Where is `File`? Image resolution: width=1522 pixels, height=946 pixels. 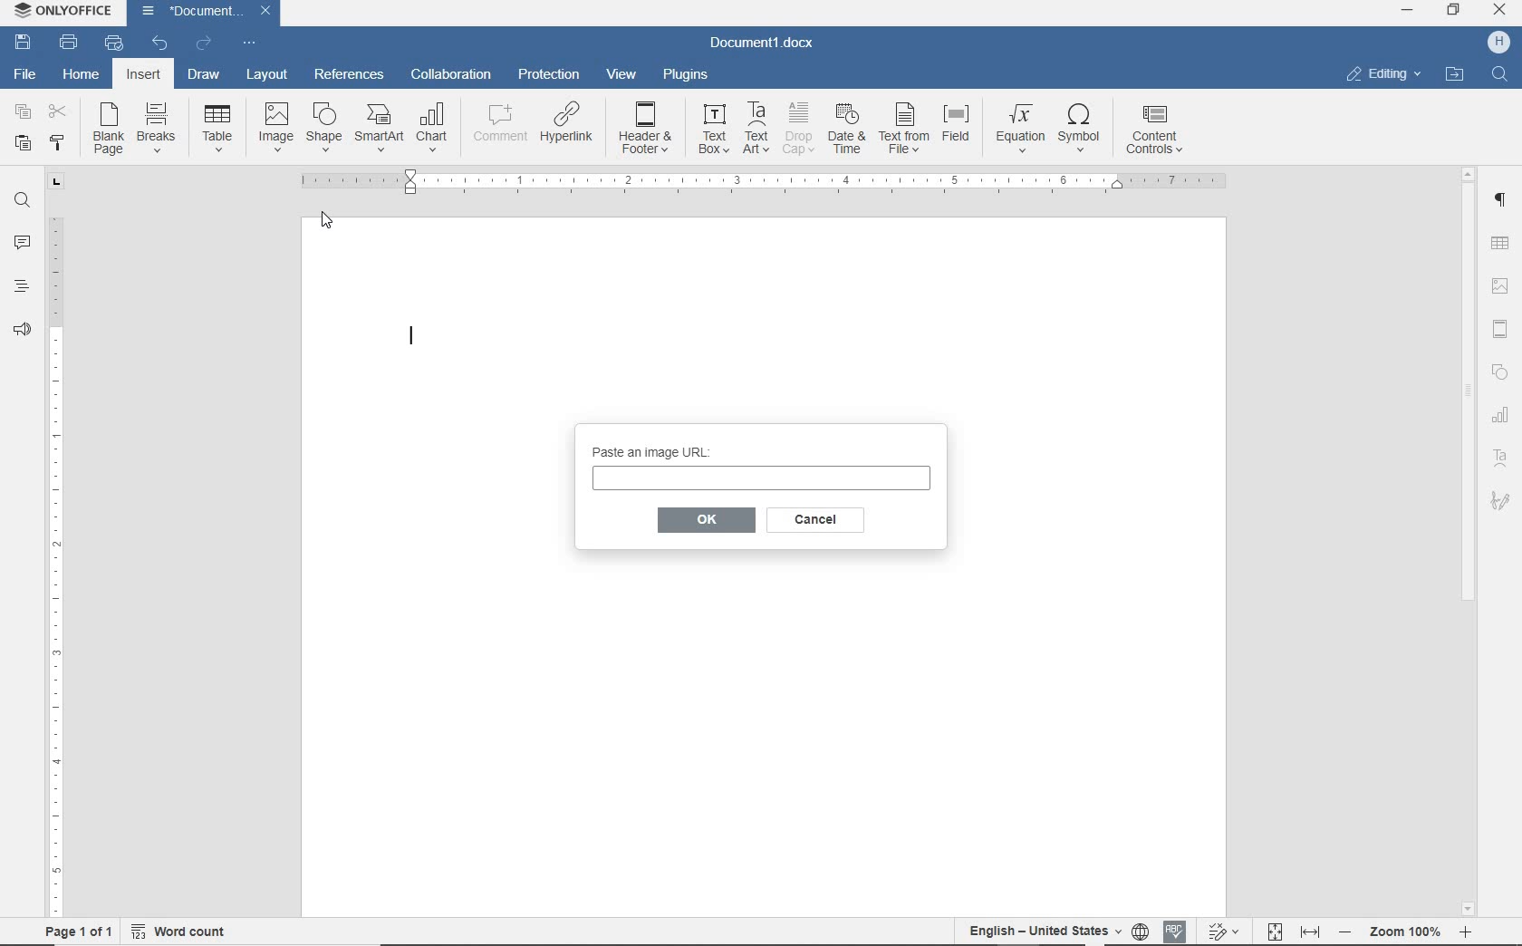 File is located at coordinates (25, 73).